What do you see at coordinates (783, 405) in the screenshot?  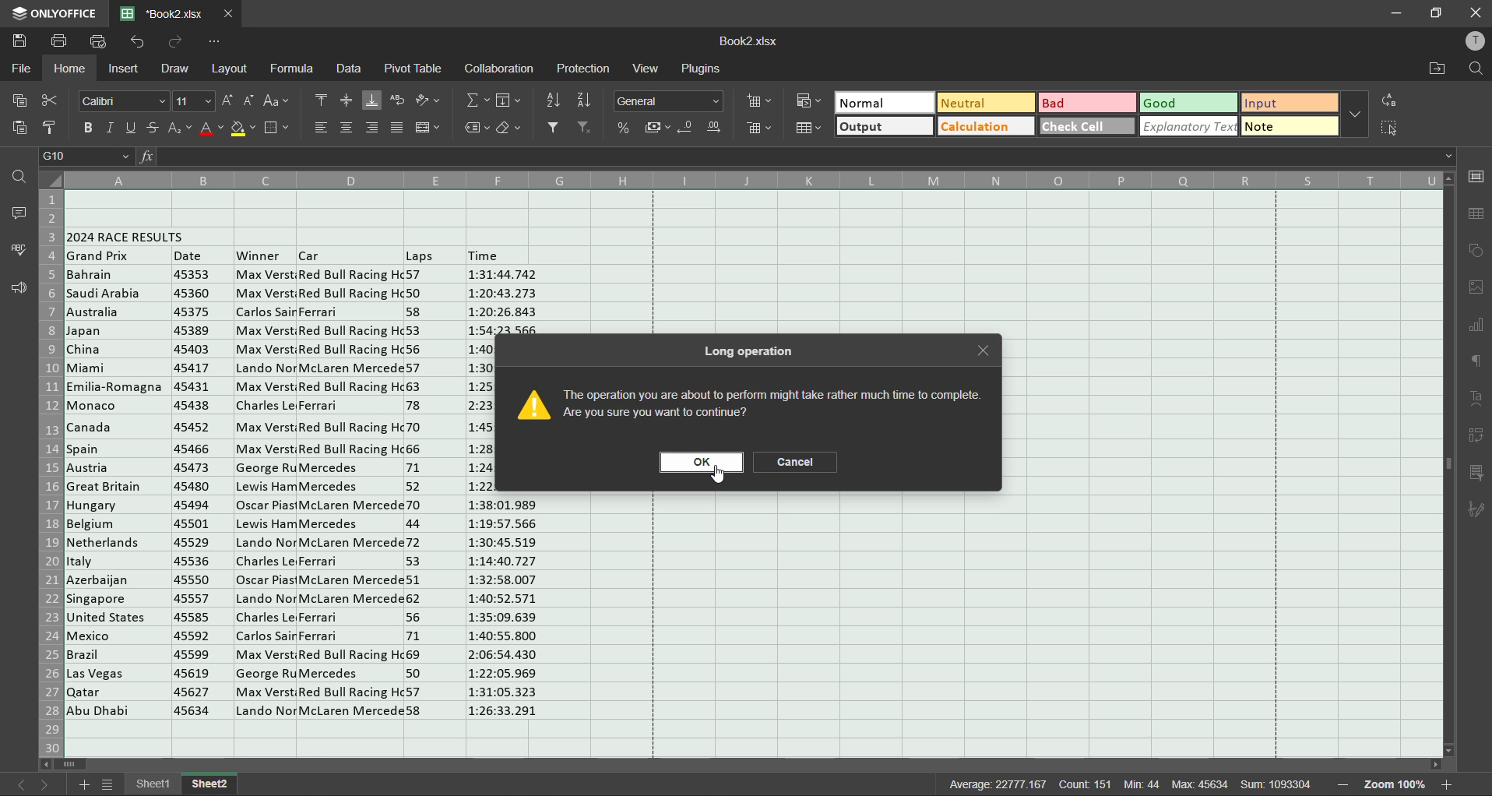 I see `caution message` at bounding box center [783, 405].